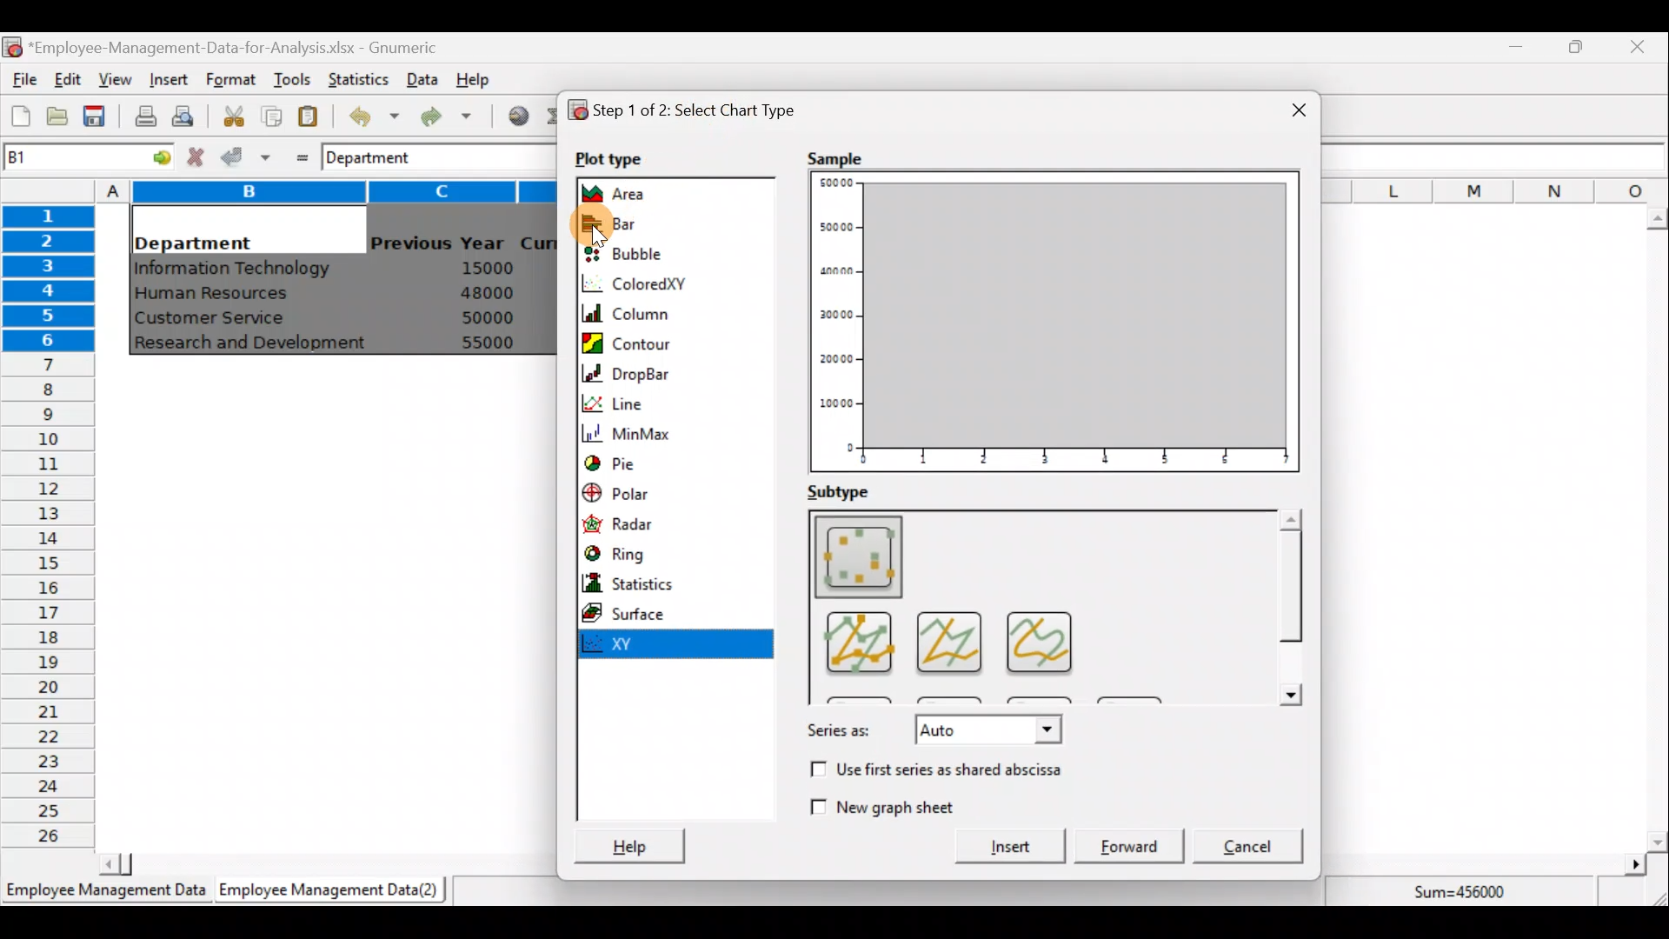  Describe the element at coordinates (625, 160) in the screenshot. I see `Plot type` at that location.